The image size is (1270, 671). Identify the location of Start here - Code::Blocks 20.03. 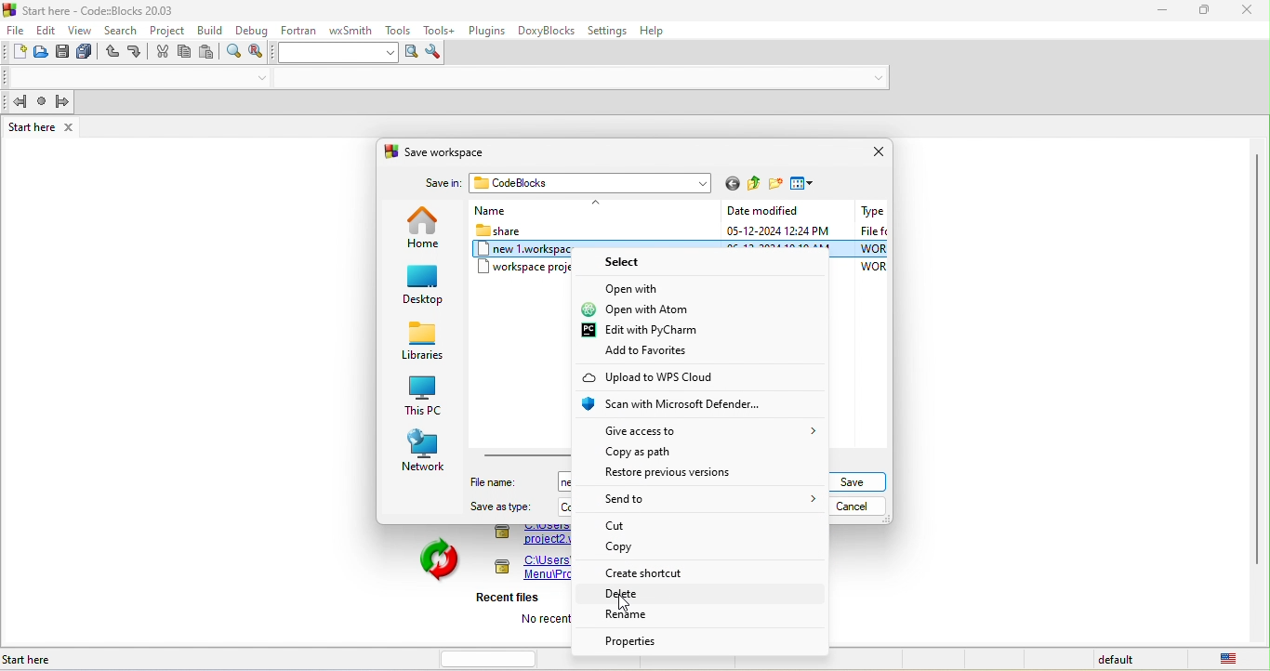
(91, 9).